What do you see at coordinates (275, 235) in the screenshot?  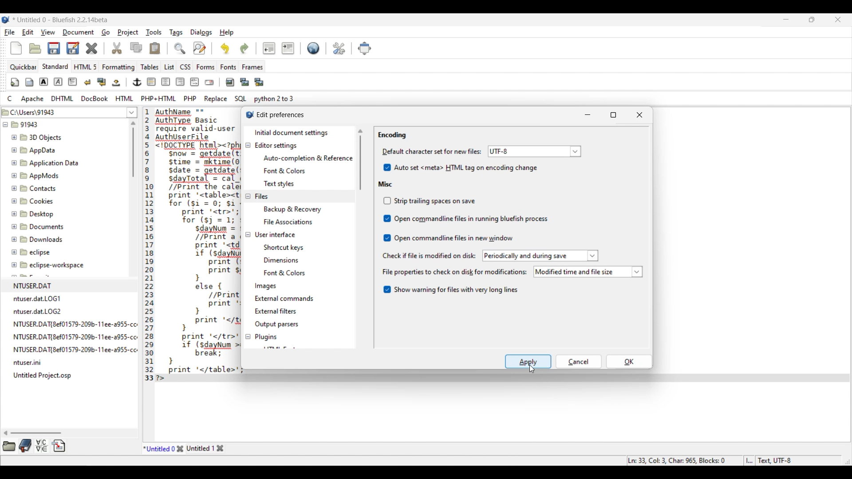 I see `User interface settings` at bounding box center [275, 235].